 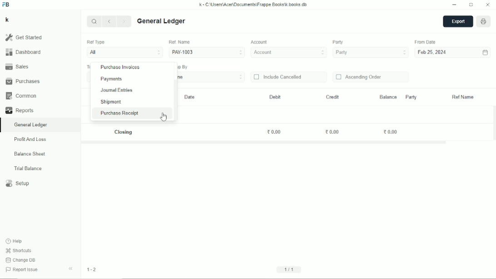 I want to click on Purchase invoices, so click(x=120, y=68).